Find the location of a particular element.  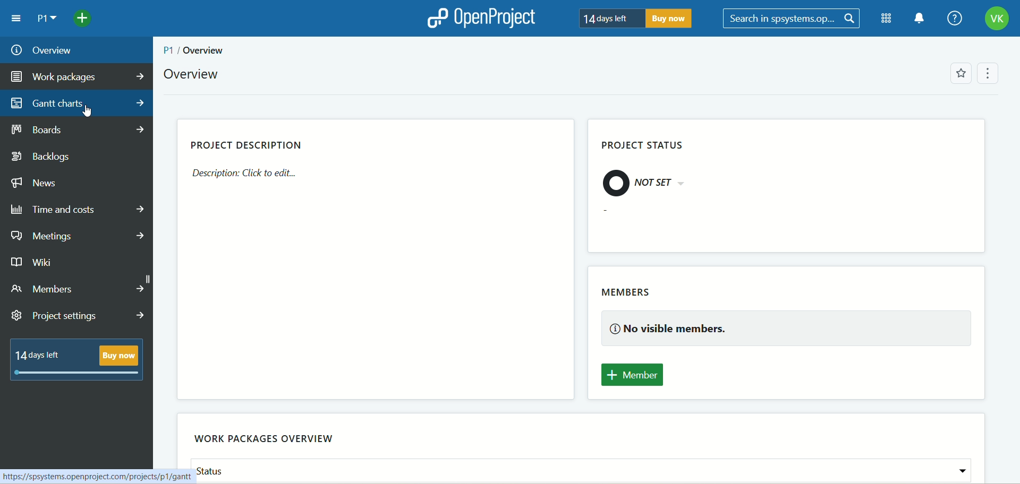

location is located at coordinates (195, 50).